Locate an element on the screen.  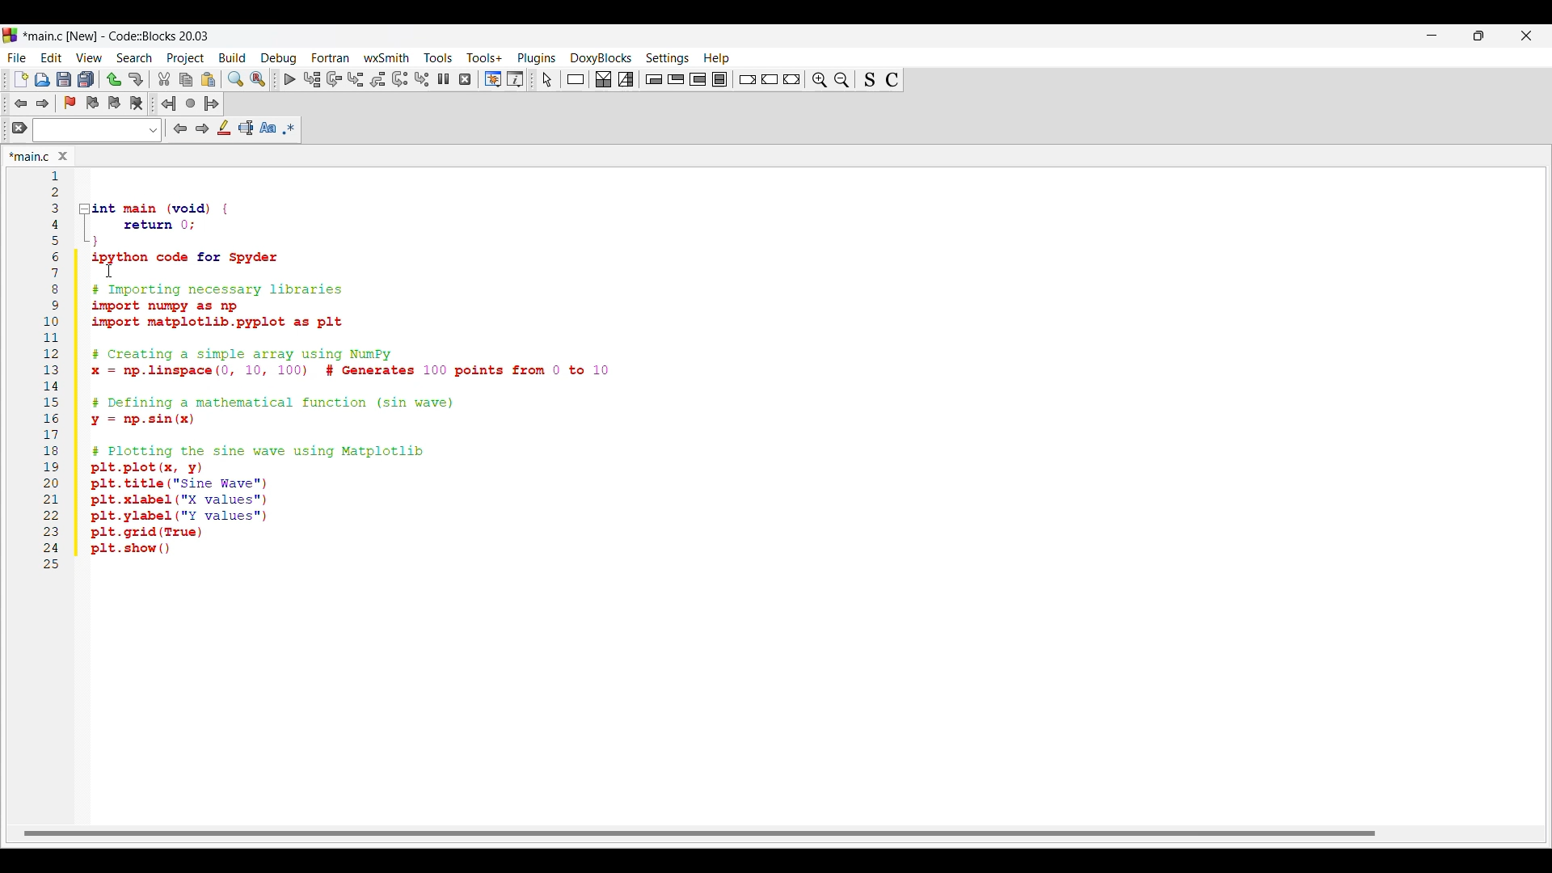
Open is located at coordinates (42, 80).